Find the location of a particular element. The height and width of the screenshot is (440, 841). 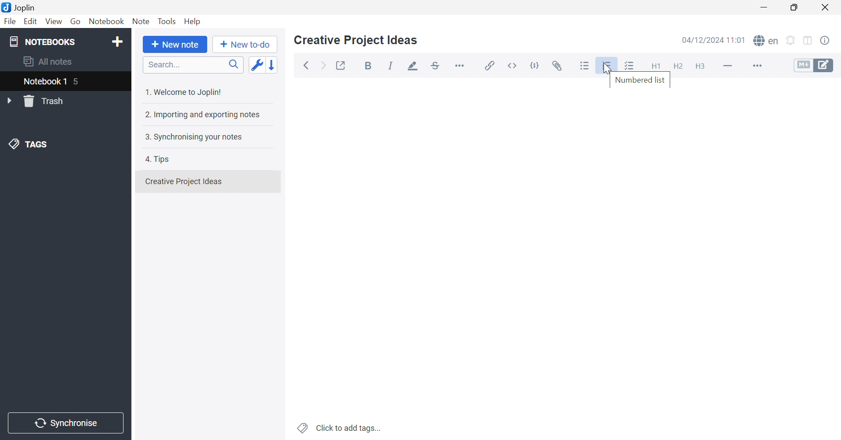

Minimize is located at coordinates (767, 7).